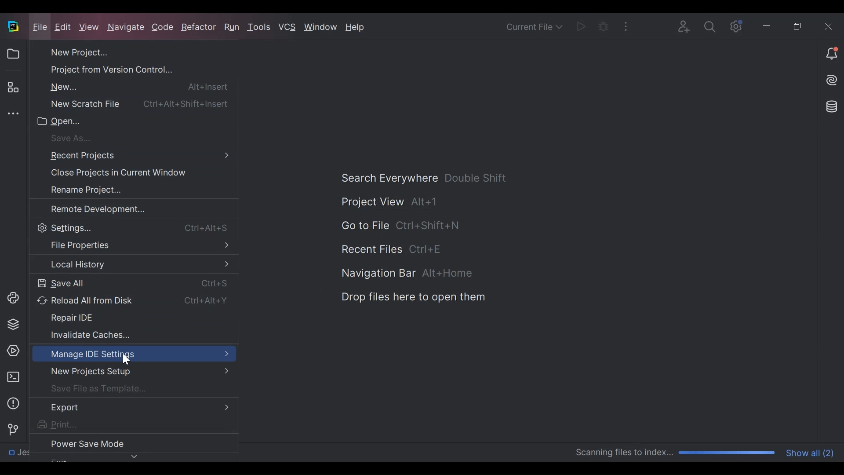  Describe the element at coordinates (356, 28) in the screenshot. I see `Help` at that location.